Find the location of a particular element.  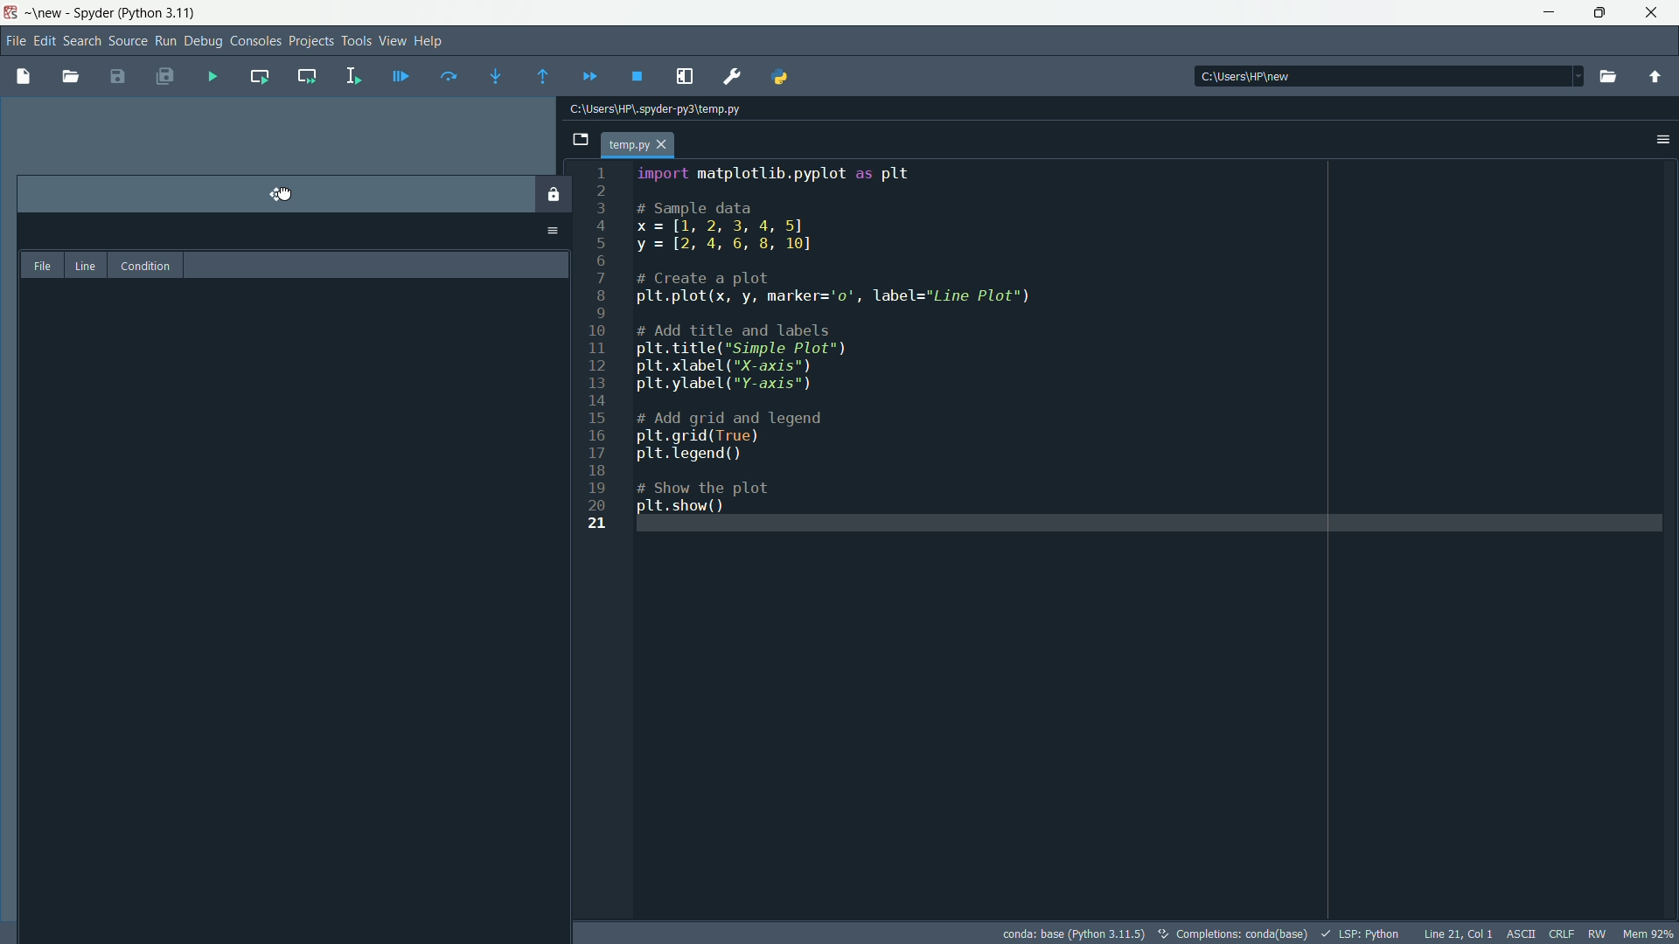

temp.py is located at coordinates (644, 146).